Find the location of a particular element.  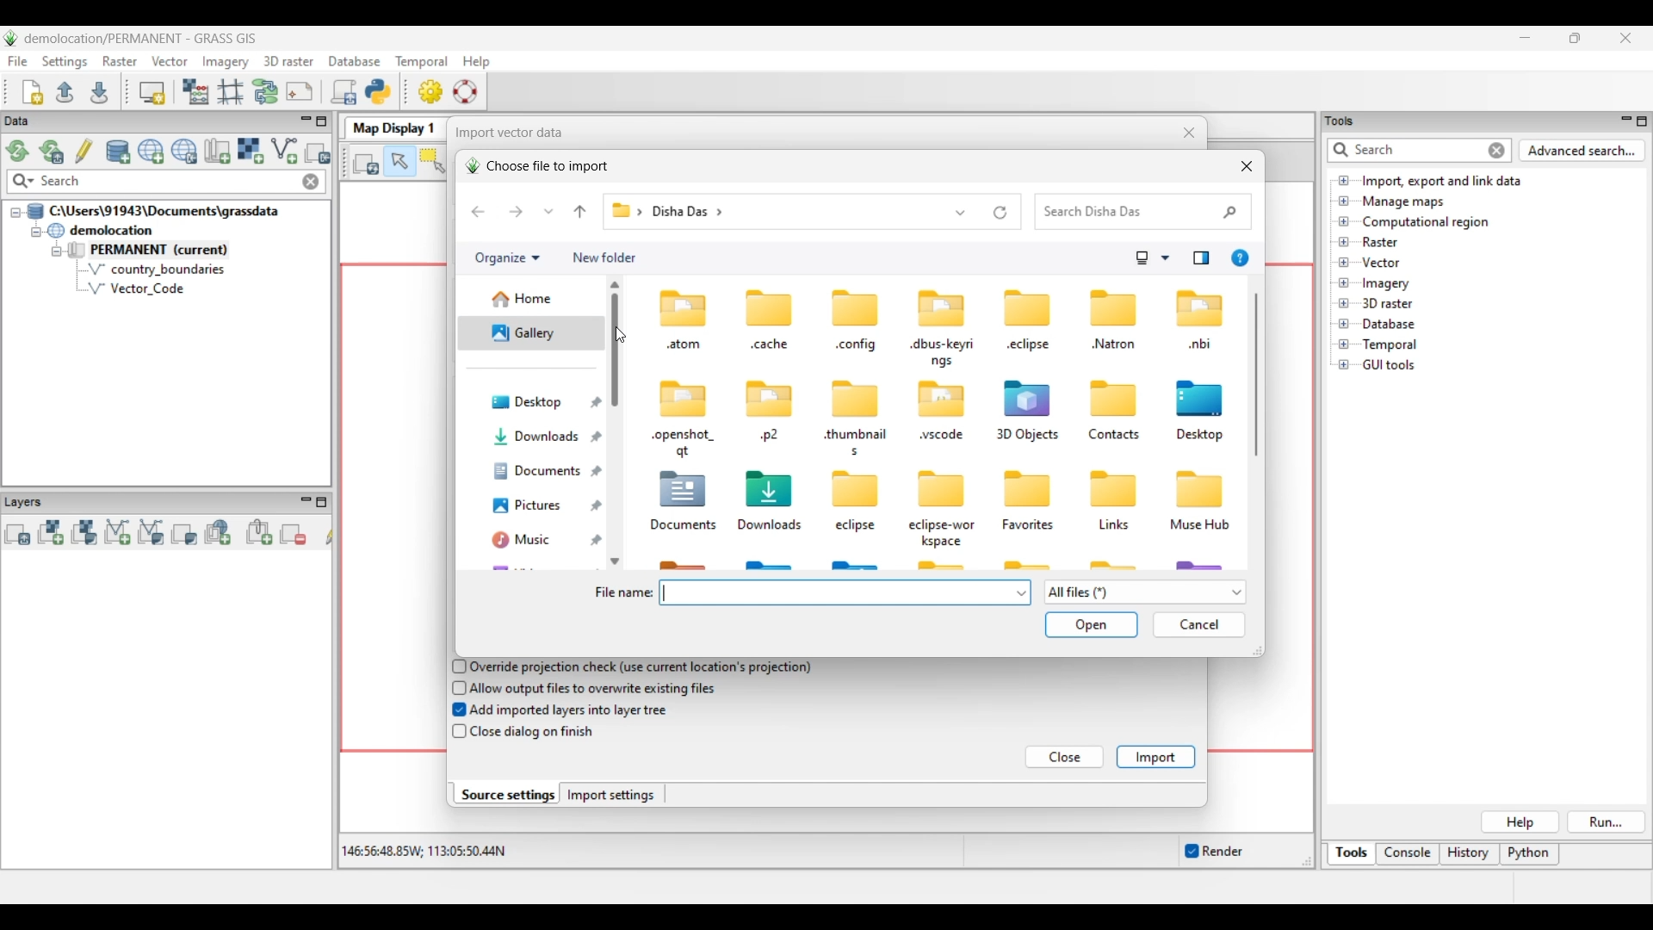

icon is located at coordinates (770, 397).